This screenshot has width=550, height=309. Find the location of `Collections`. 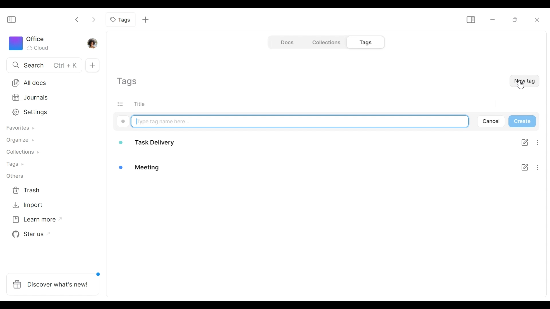

Collections is located at coordinates (325, 43).